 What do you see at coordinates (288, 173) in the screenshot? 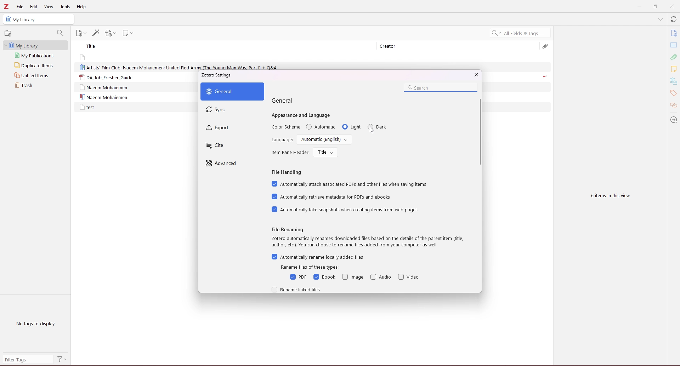
I see `file handling` at bounding box center [288, 173].